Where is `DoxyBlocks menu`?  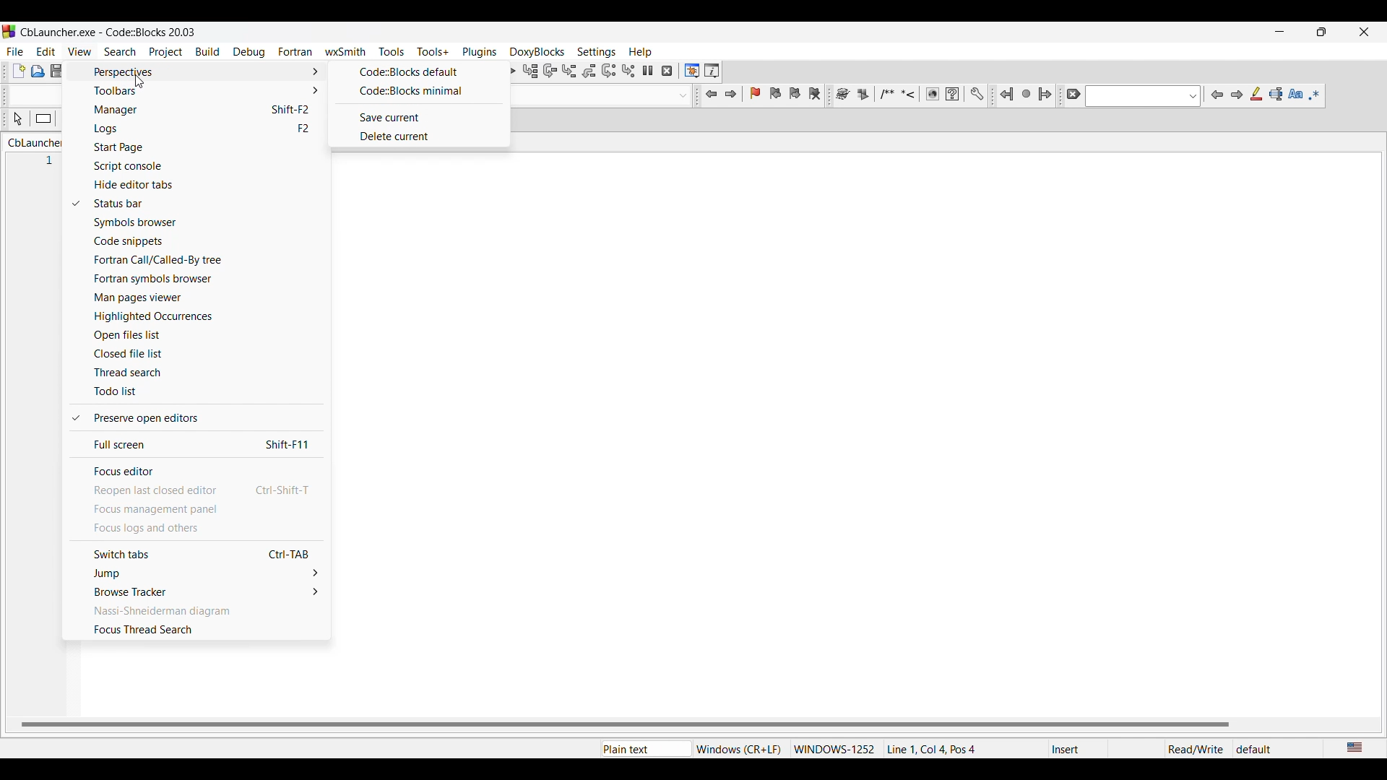 DoxyBlocks menu is located at coordinates (537, 53).